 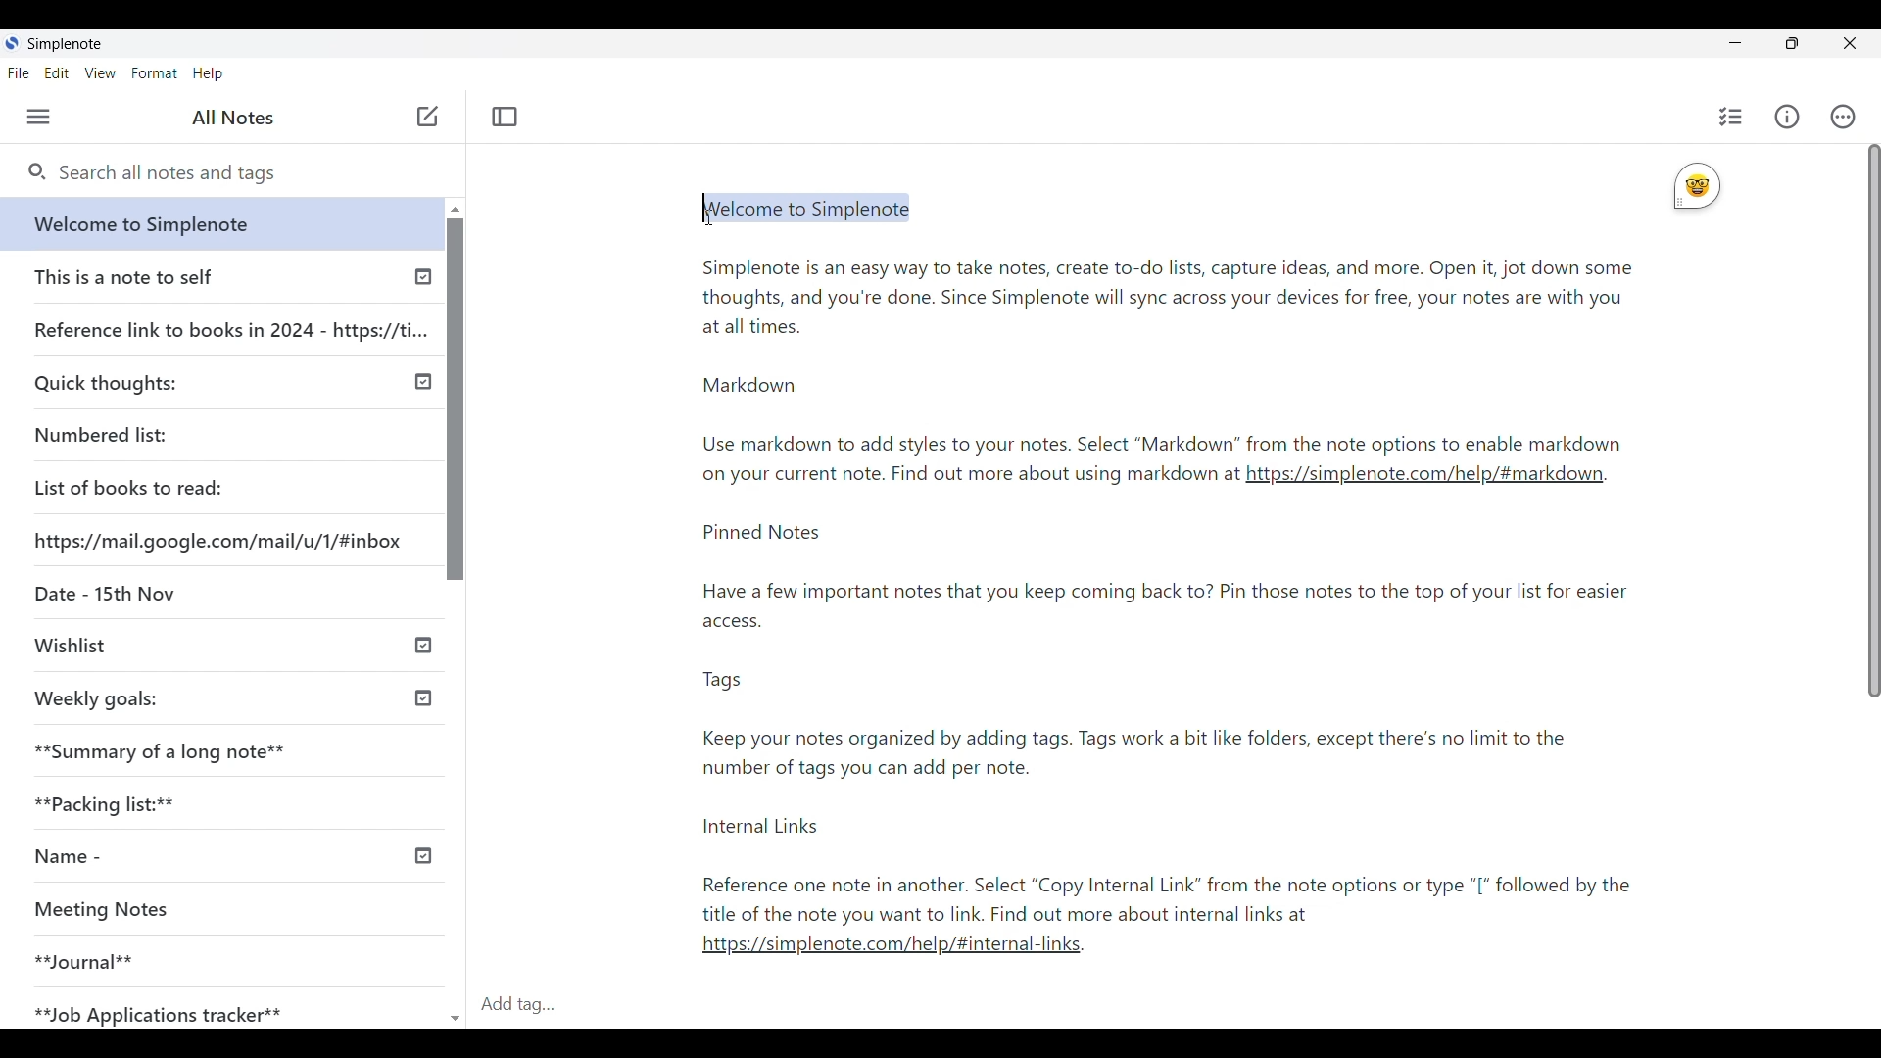 What do you see at coordinates (1853, 43) in the screenshot?
I see `Close interface` at bounding box center [1853, 43].